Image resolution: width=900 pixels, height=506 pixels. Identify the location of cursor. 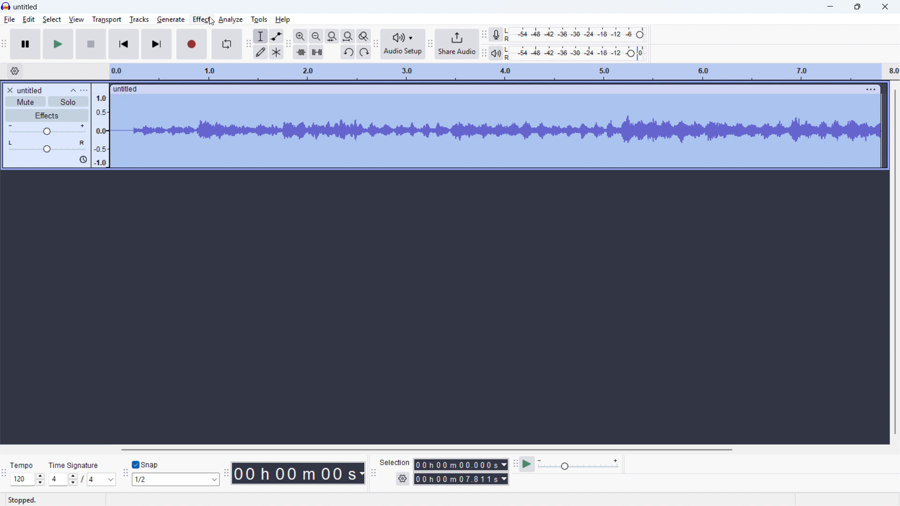
(211, 21).